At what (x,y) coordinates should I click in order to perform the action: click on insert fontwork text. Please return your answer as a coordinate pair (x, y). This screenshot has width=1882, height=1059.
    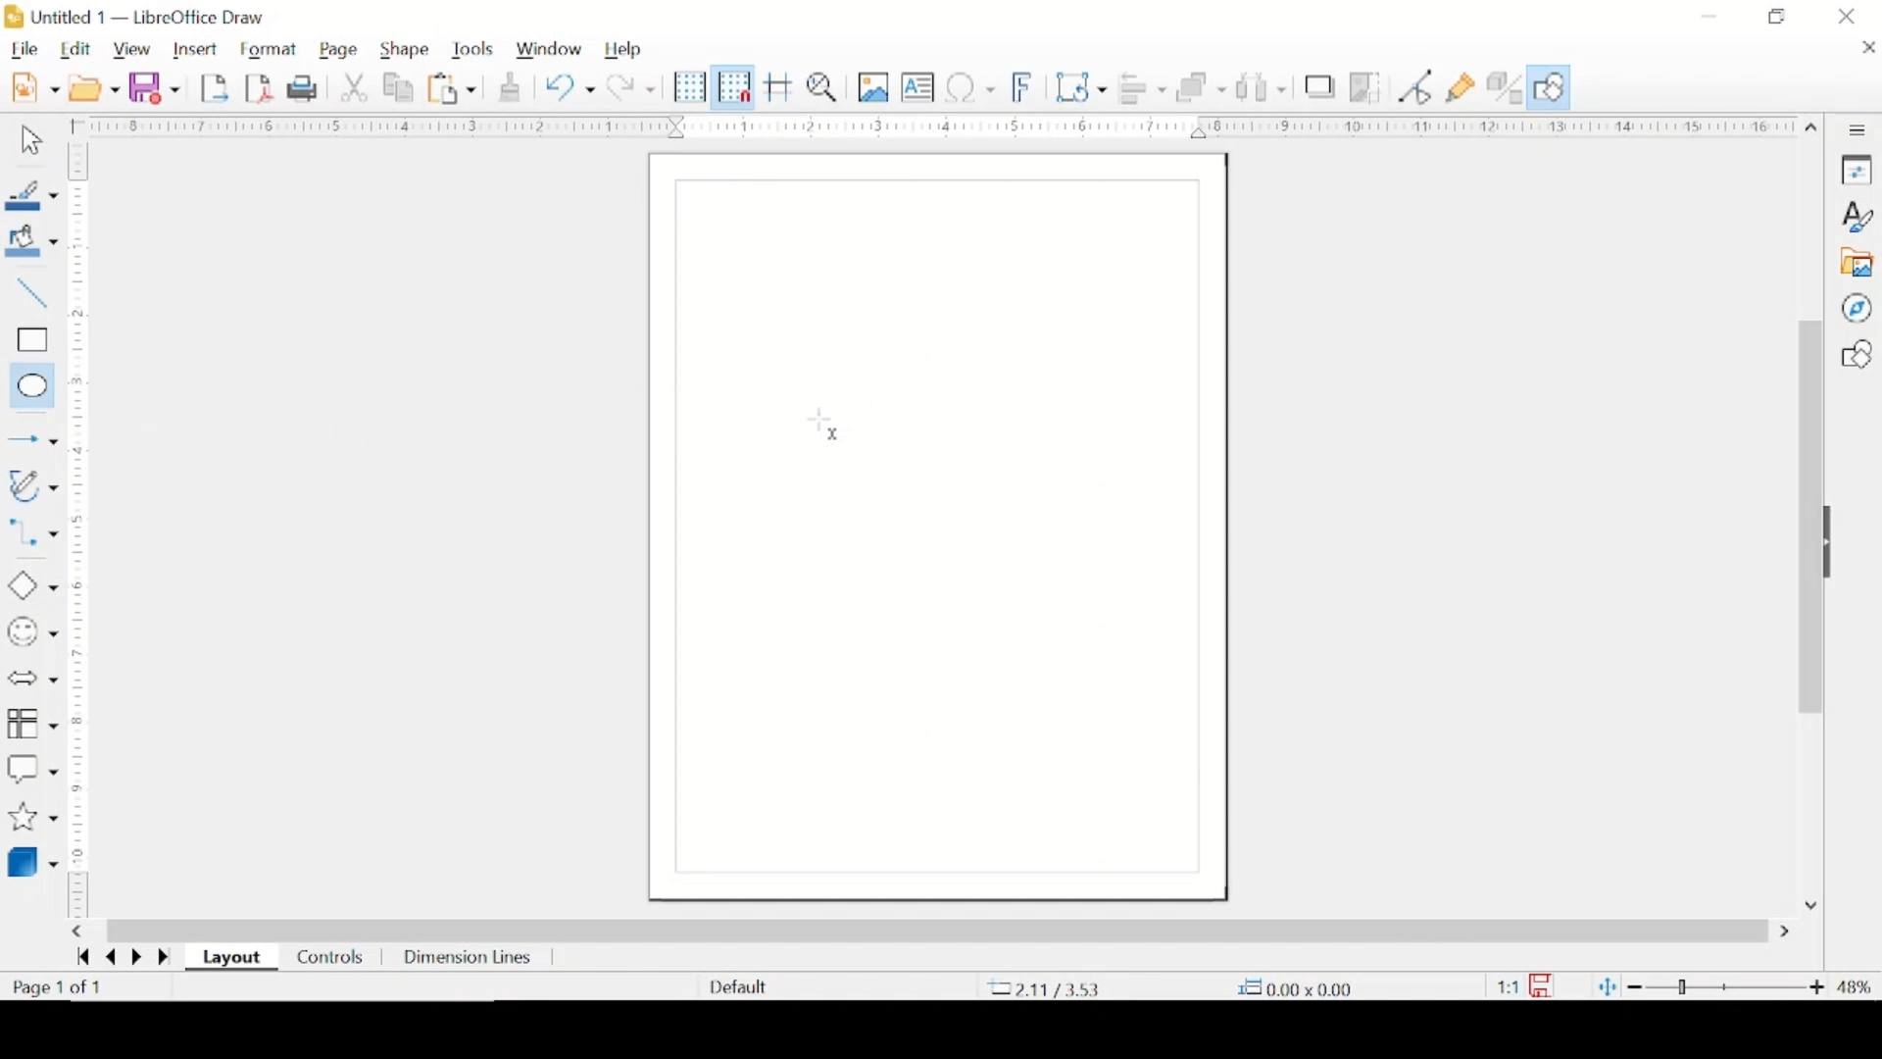
    Looking at the image, I should click on (1023, 87).